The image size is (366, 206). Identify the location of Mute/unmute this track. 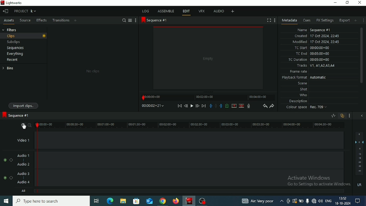
(7, 282).